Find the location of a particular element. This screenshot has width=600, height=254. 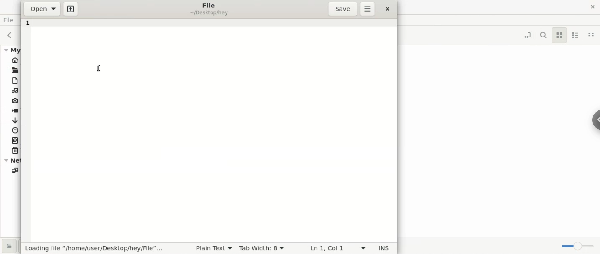

ln 1, col 1 is located at coordinates (338, 248).